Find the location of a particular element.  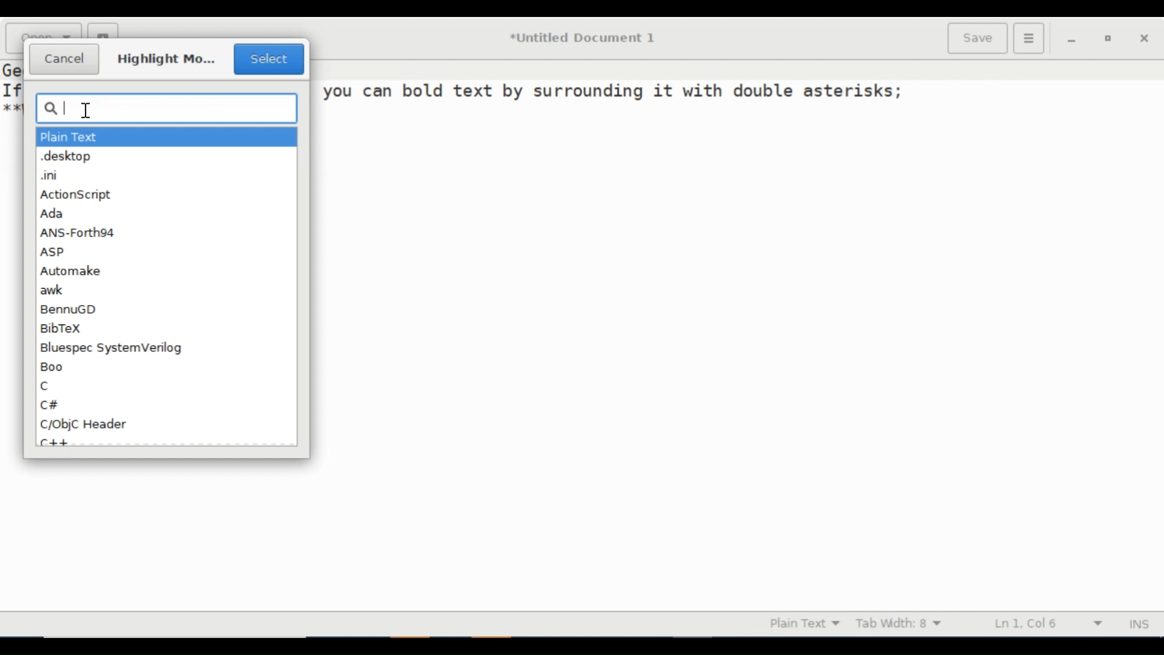

ANS-Forth94 is located at coordinates (79, 232).